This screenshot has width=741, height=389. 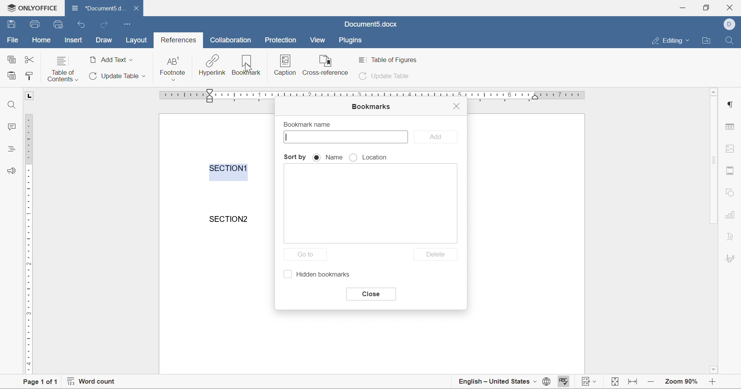 What do you see at coordinates (98, 7) in the screenshot?
I see `document name` at bounding box center [98, 7].